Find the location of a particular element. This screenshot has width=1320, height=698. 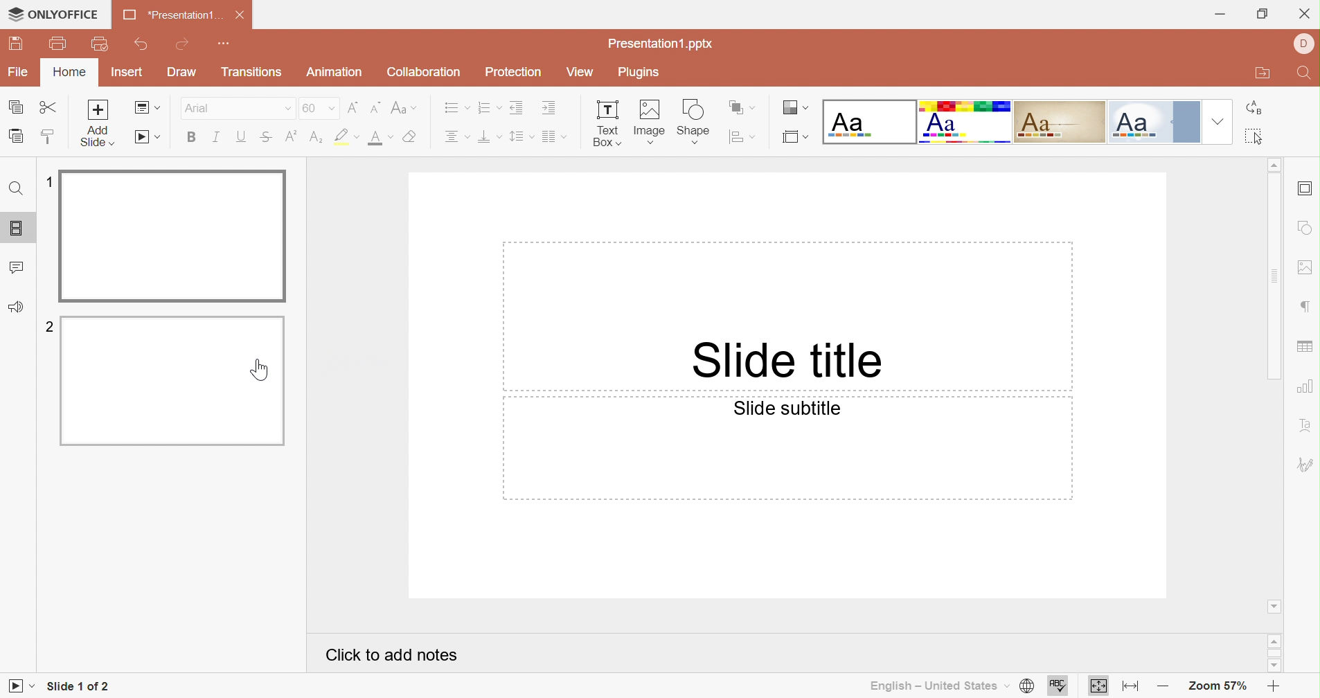

Save is located at coordinates (19, 44).